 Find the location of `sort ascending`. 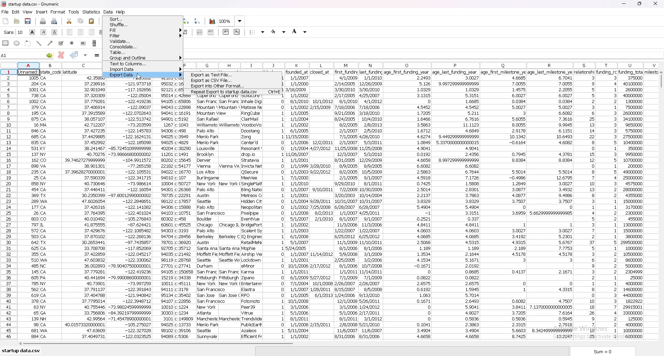

sort ascending is located at coordinates (186, 21).